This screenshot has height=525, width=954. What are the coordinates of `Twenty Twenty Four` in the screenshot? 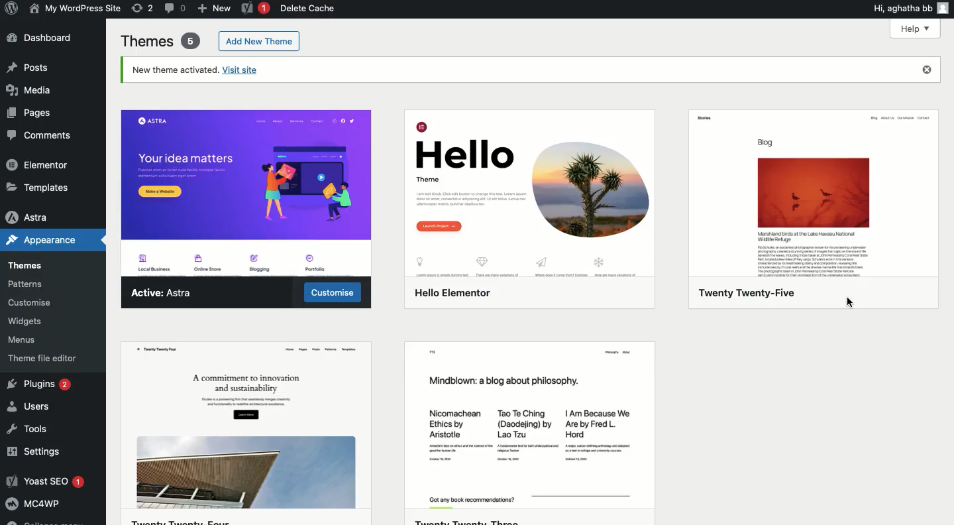 It's located at (249, 434).